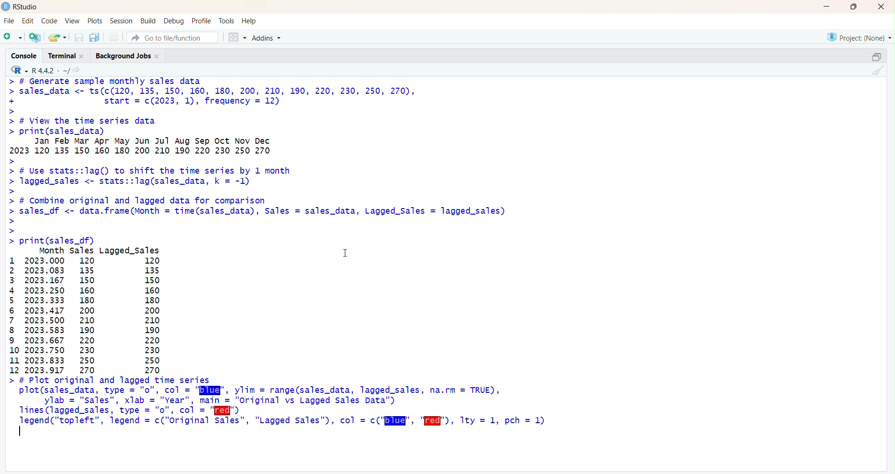 This screenshot has height=474, width=895. What do you see at coordinates (72, 21) in the screenshot?
I see `view` at bounding box center [72, 21].